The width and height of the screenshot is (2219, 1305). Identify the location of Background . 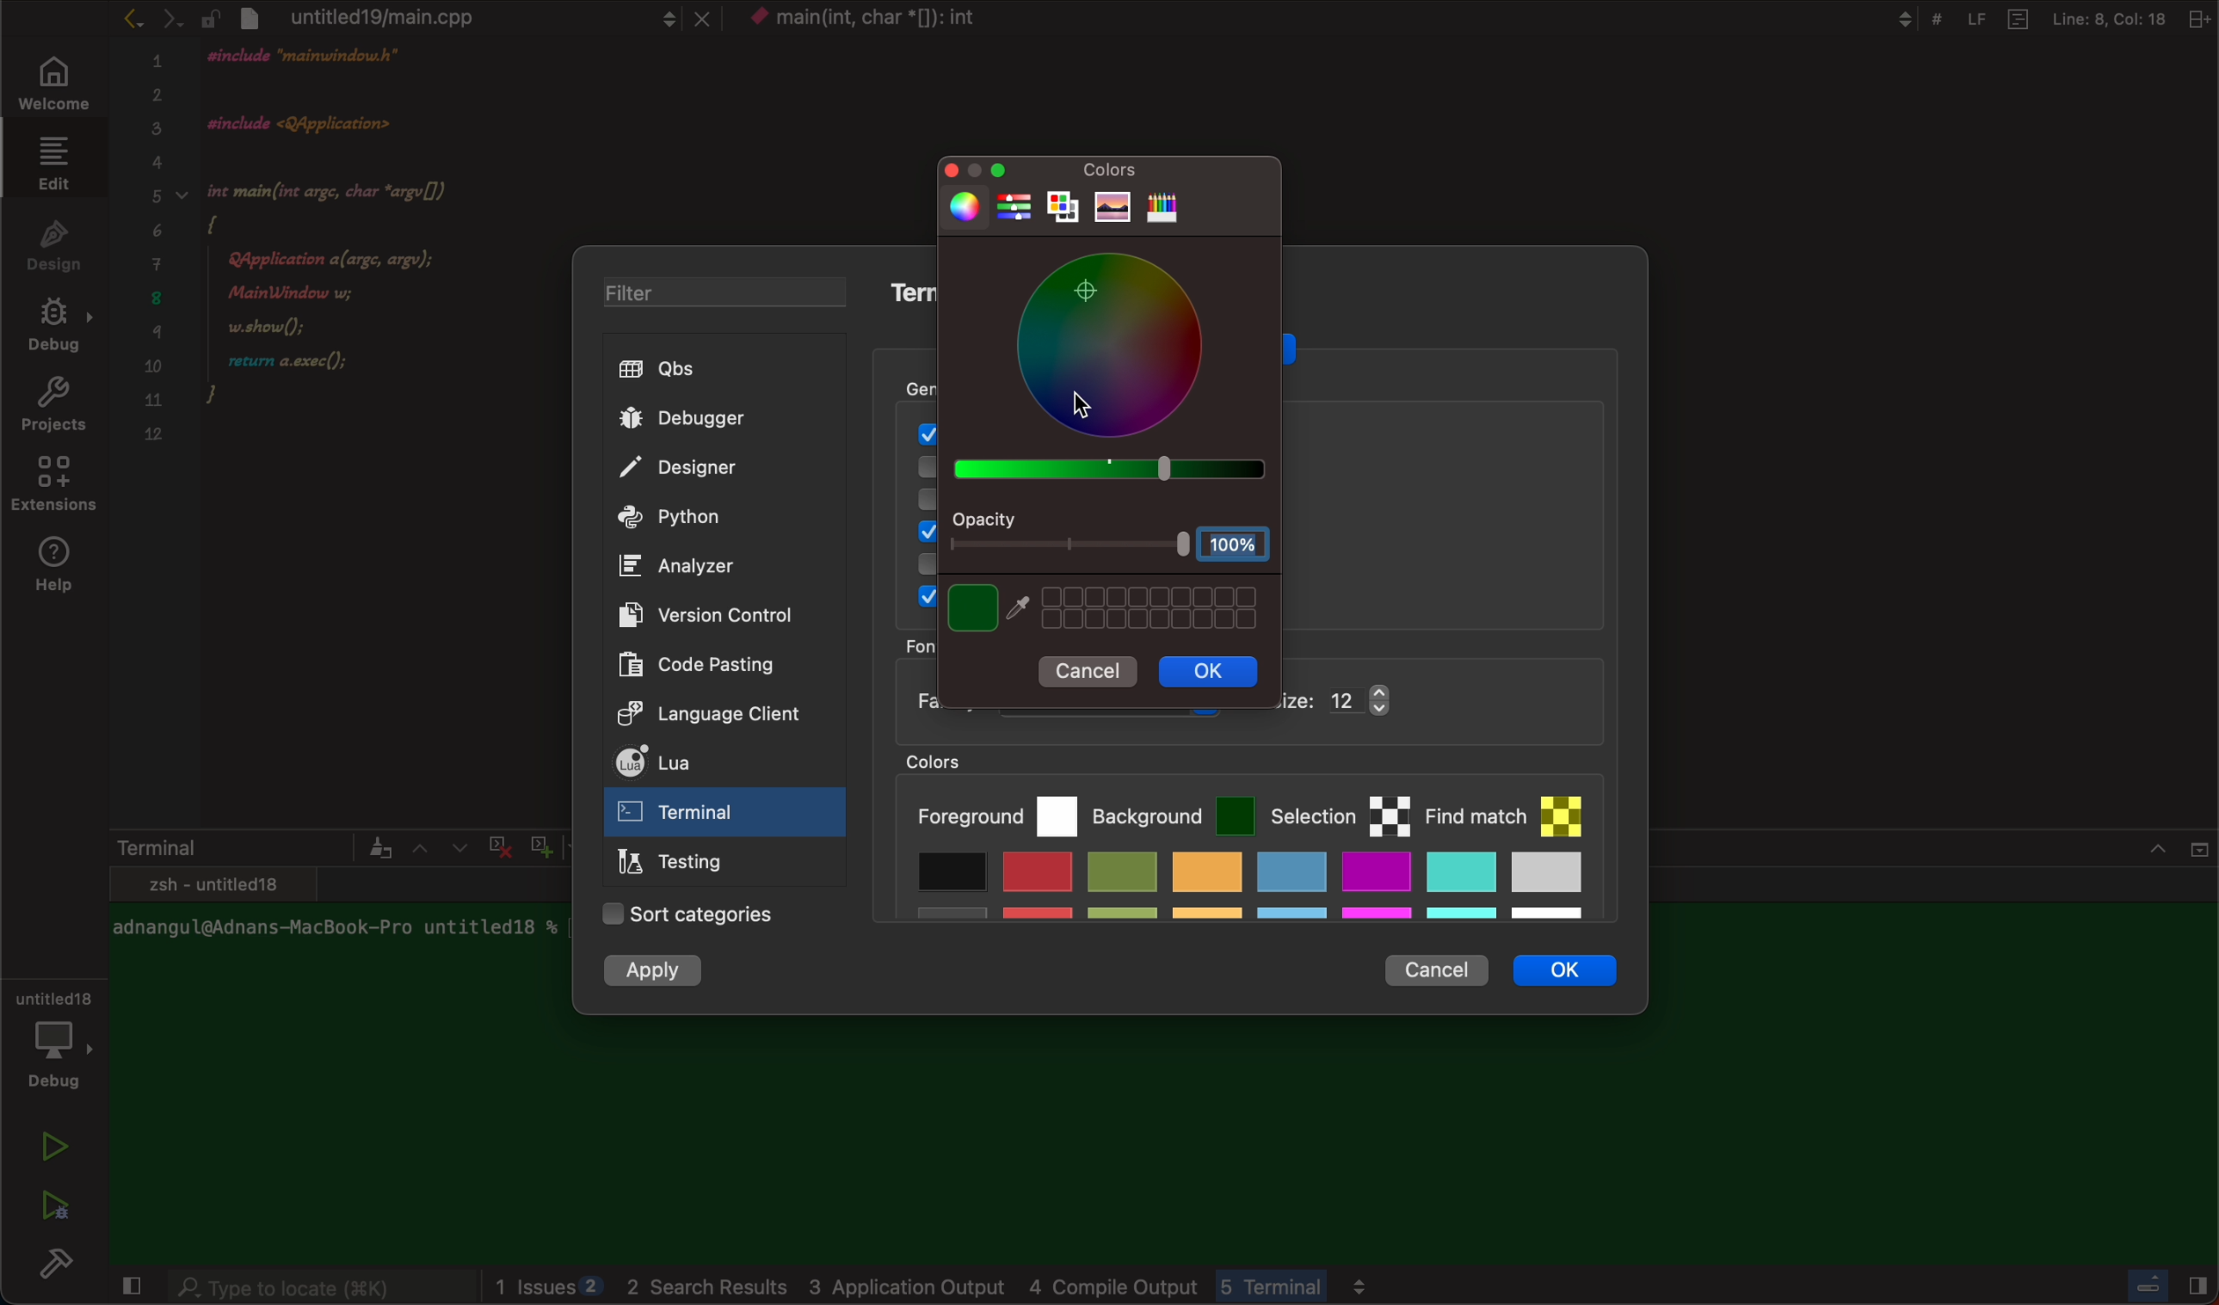
(1174, 811).